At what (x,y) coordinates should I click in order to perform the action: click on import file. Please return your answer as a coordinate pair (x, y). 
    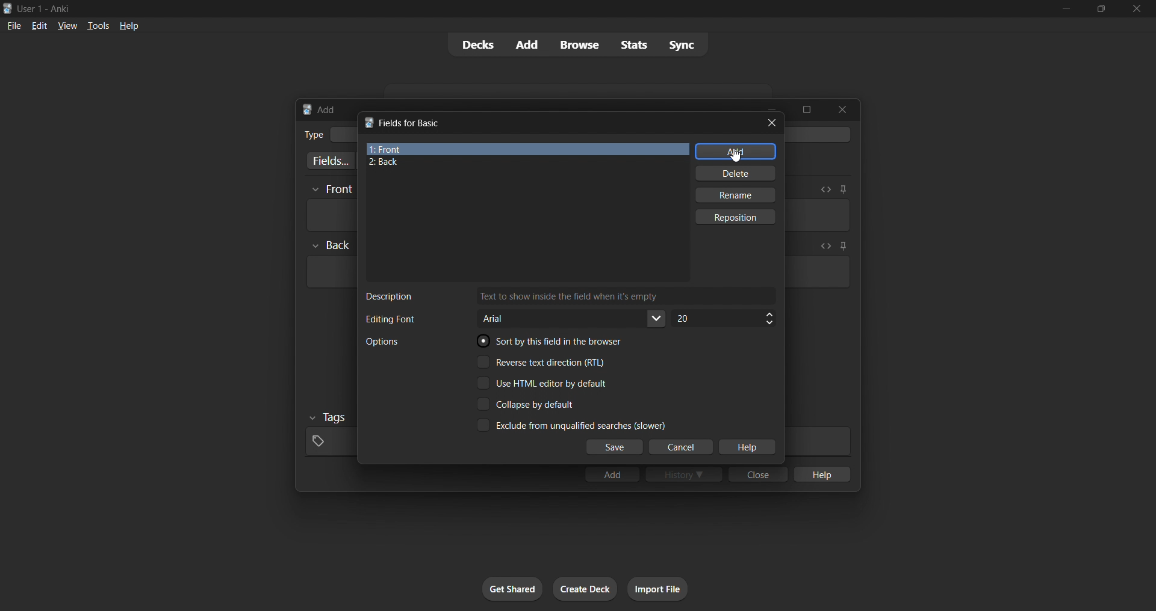
    Looking at the image, I should click on (657, 589).